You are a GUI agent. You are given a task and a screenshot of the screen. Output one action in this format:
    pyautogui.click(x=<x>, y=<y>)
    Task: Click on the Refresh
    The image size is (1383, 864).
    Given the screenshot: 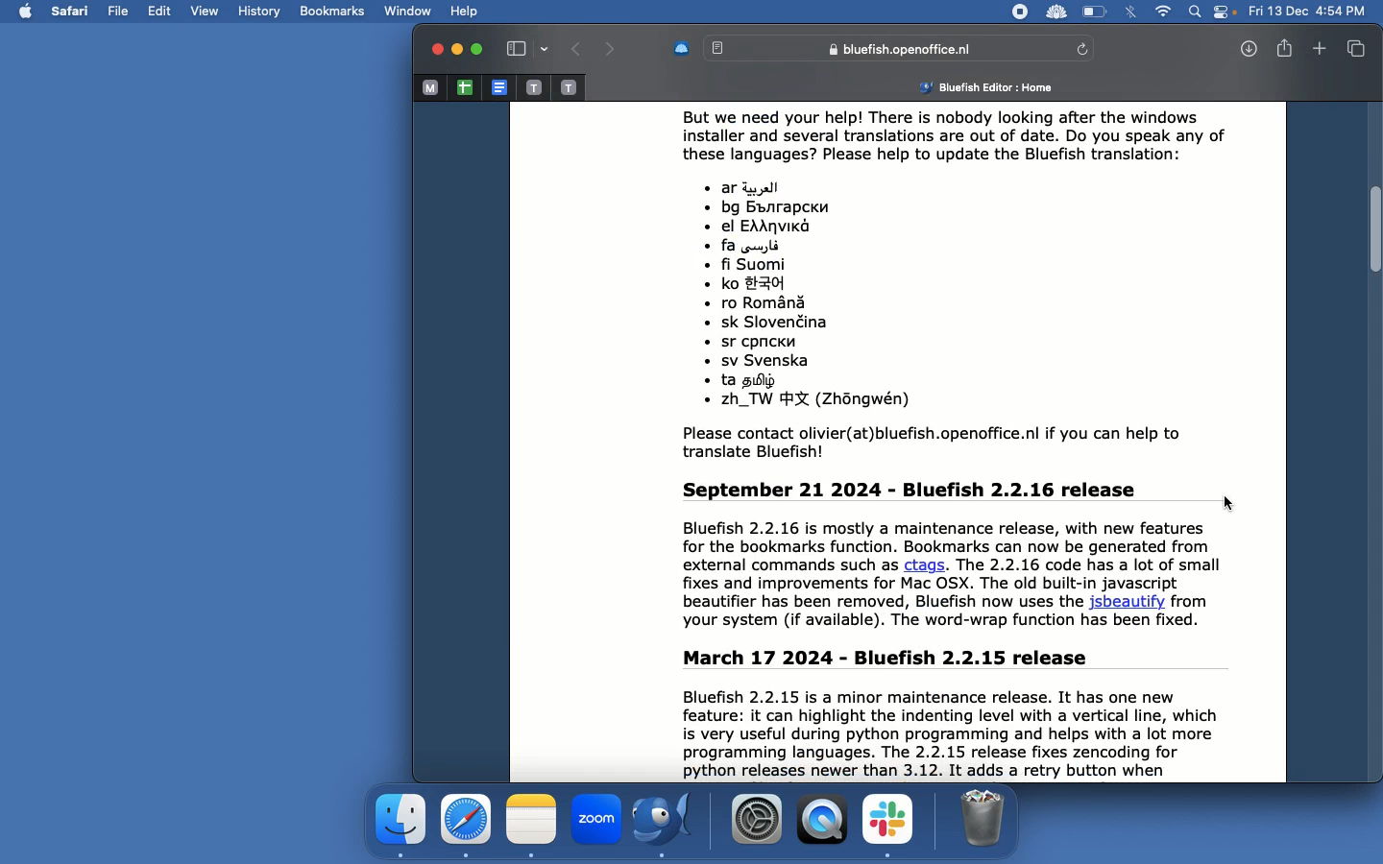 What is the action you would take?
    pyautogui.click(x=1083, y=48)
    